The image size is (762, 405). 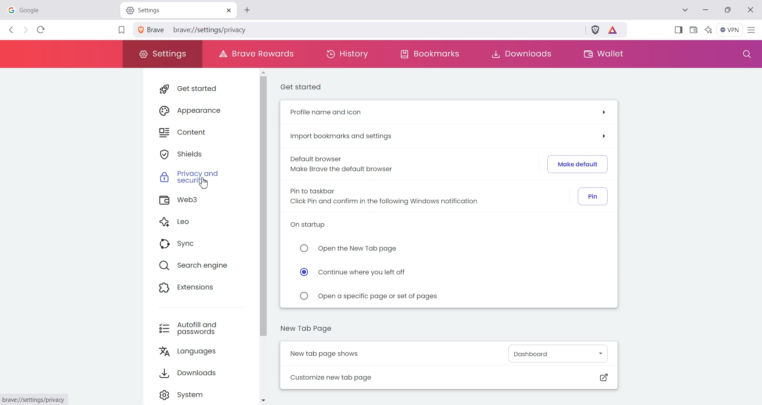 I want to click on new tab page, so click(x=307, y=328).